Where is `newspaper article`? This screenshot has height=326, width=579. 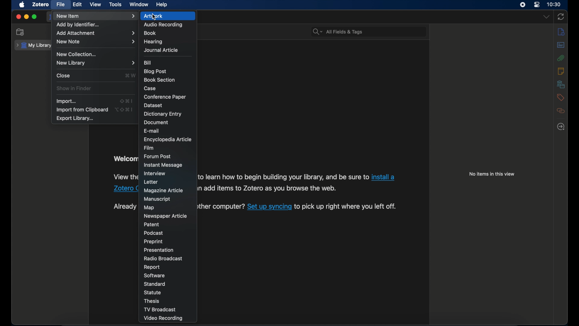
newspaper article is located at coordinates (165, 216).